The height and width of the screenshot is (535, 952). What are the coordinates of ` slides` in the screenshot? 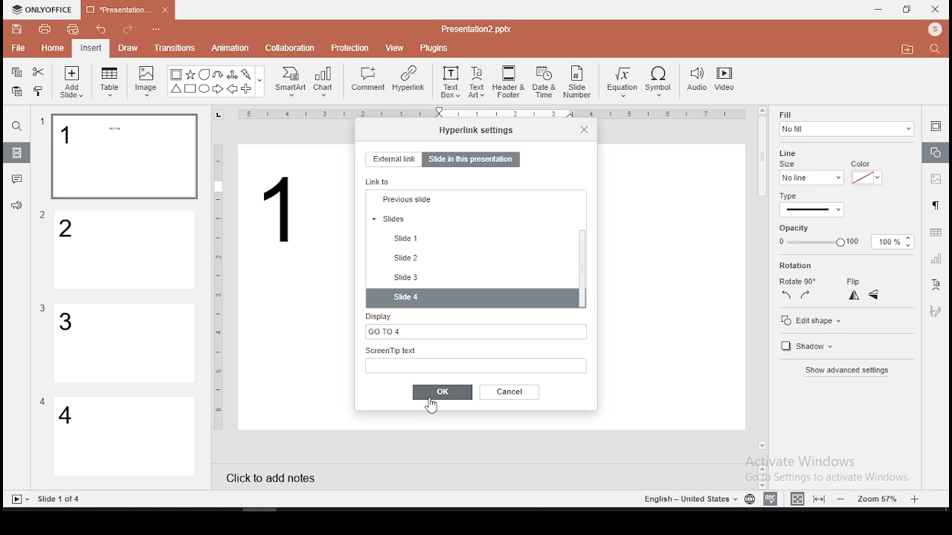 It's located at (471, 277).